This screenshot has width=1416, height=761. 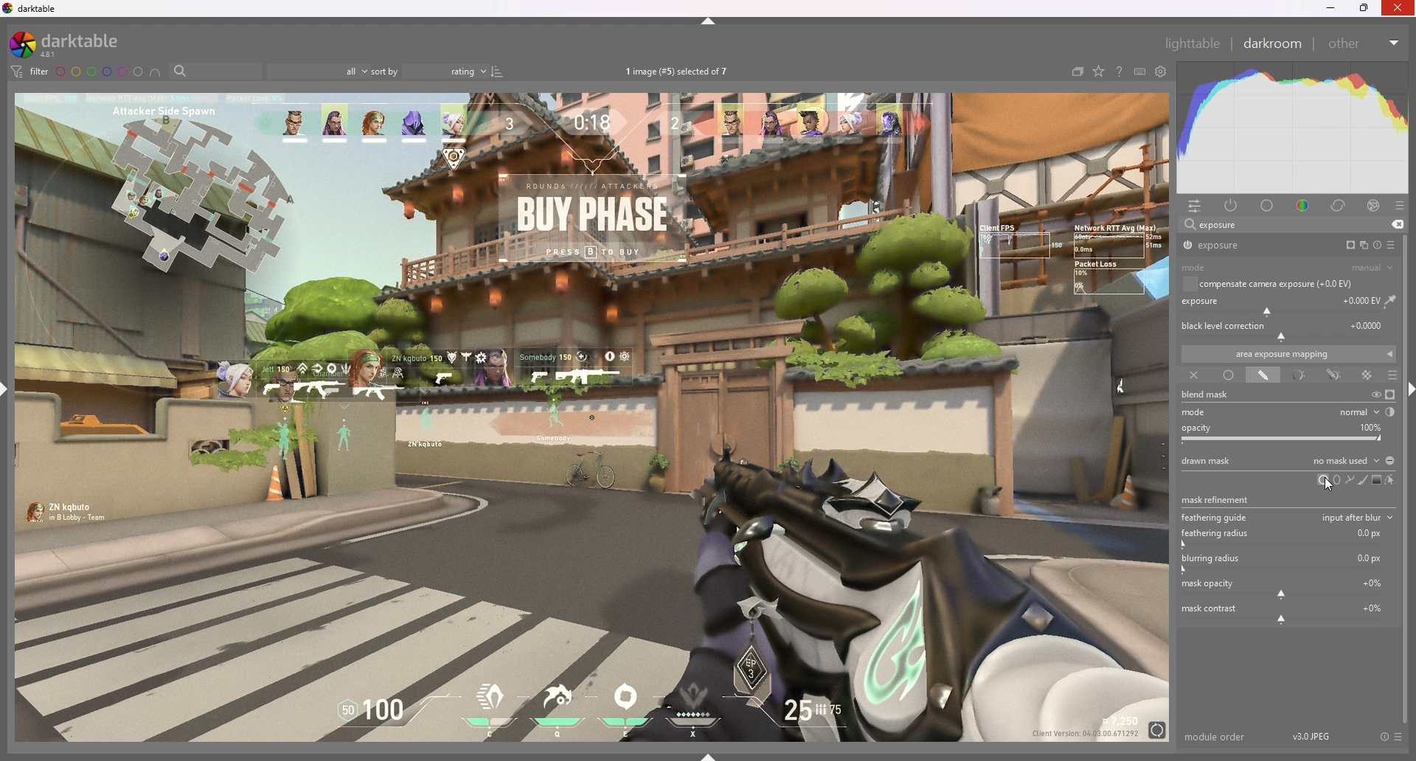 I want to click on effect, so click(x=1374, y=206).